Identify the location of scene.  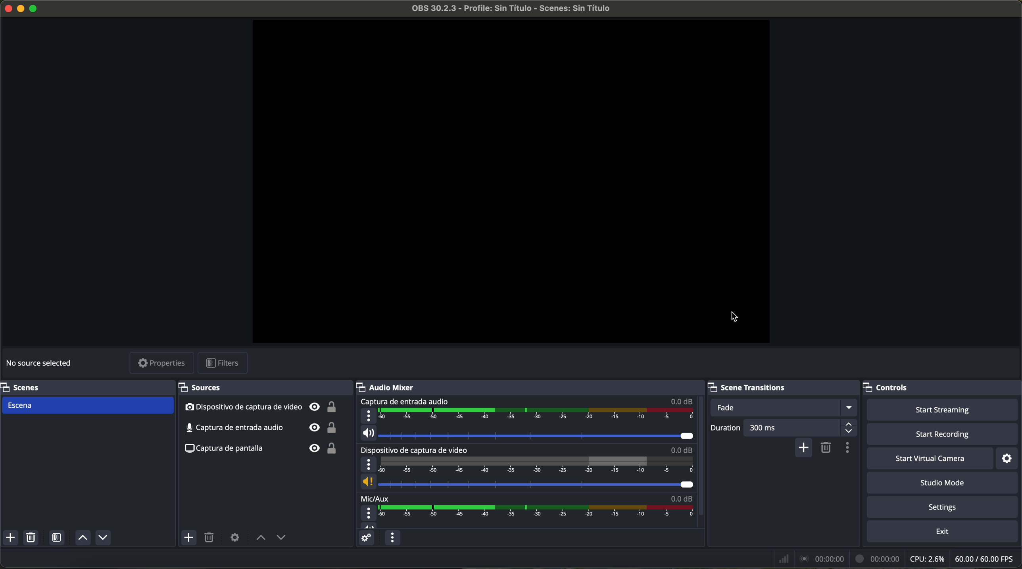
(88, 405).